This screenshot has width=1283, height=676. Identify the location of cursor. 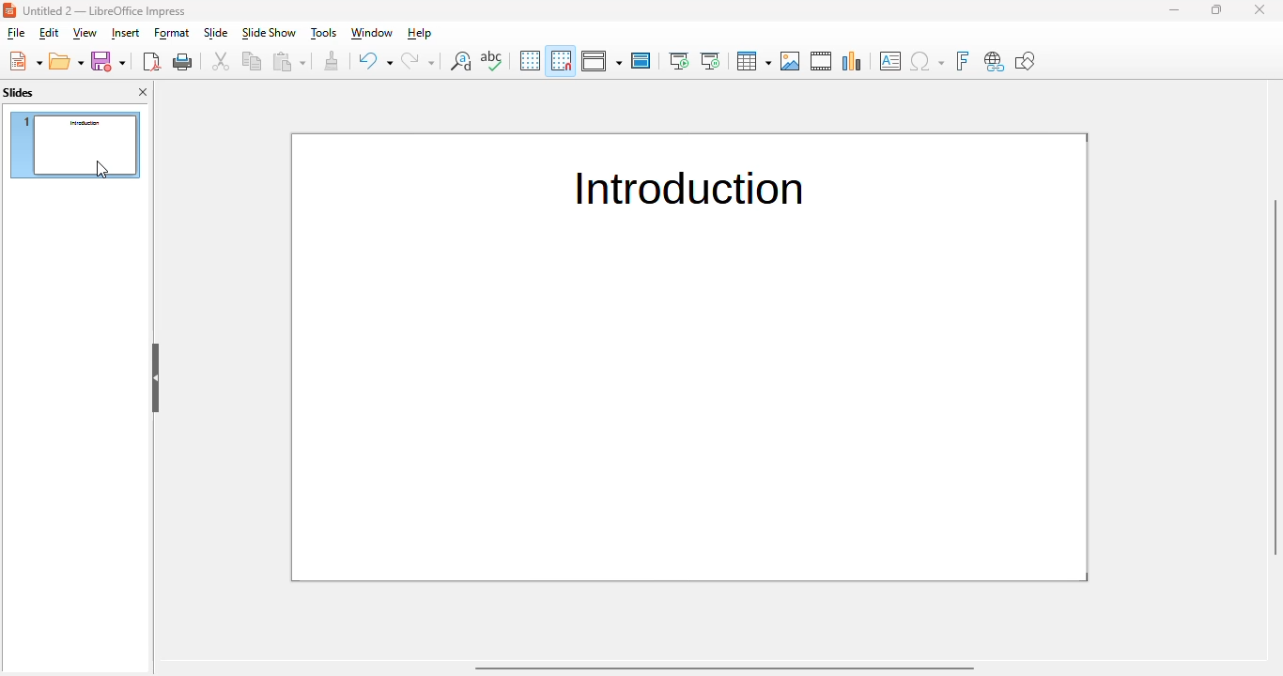
(100, 168).